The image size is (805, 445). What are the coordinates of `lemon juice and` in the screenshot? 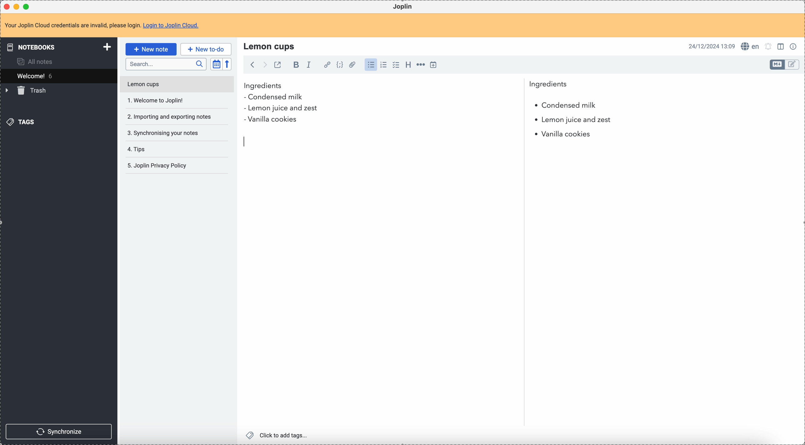 It's located at (572, 121).